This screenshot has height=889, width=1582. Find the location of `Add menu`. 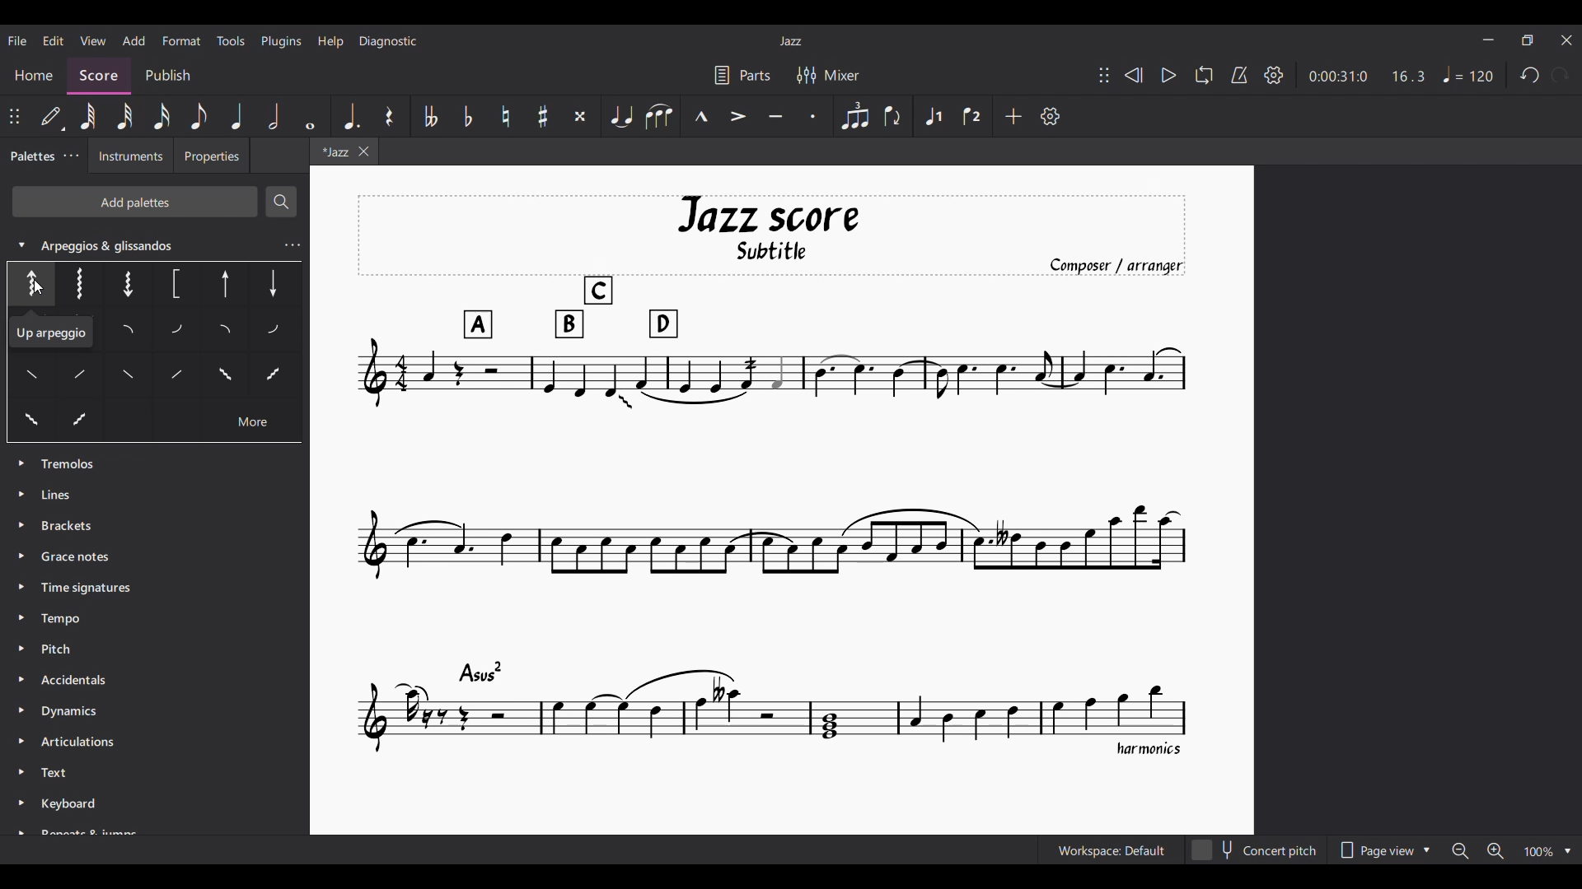

Add menu is located at coordinates (134, 41).